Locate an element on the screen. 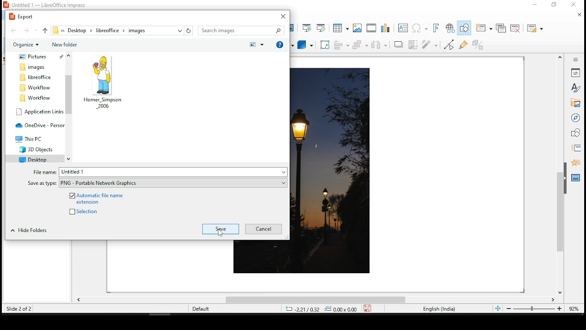 The image size is (586, 330). start from first slide is located at coordinates (307, 27).